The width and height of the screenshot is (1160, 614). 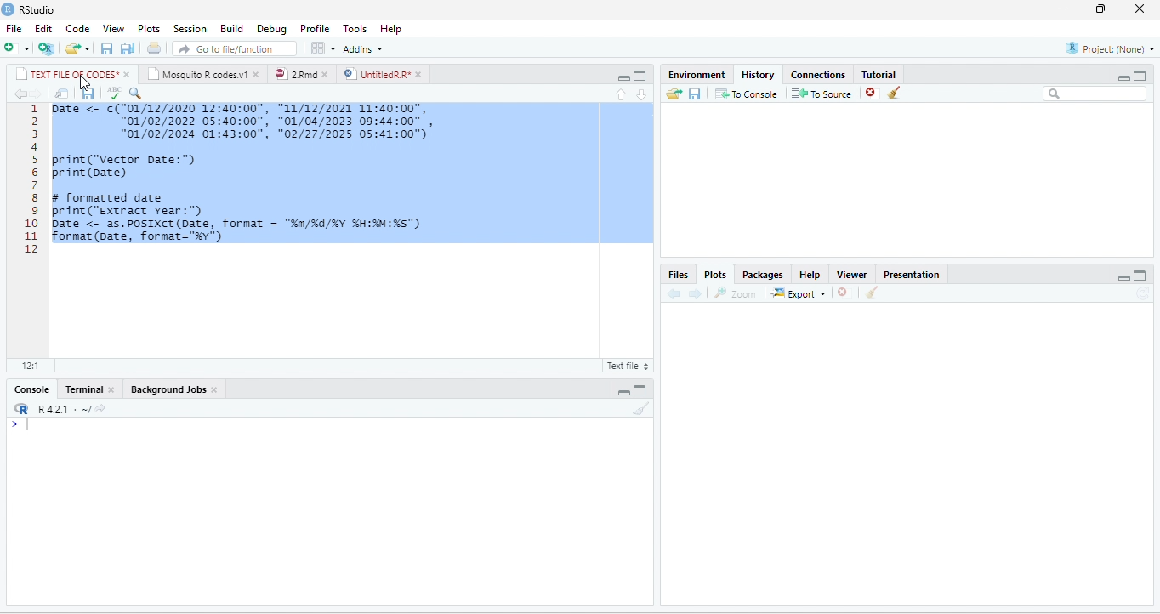 What do you see at coordinates (879, 75) in the screenshot?
I see `Tutorial` at bounding box center [879, 75].